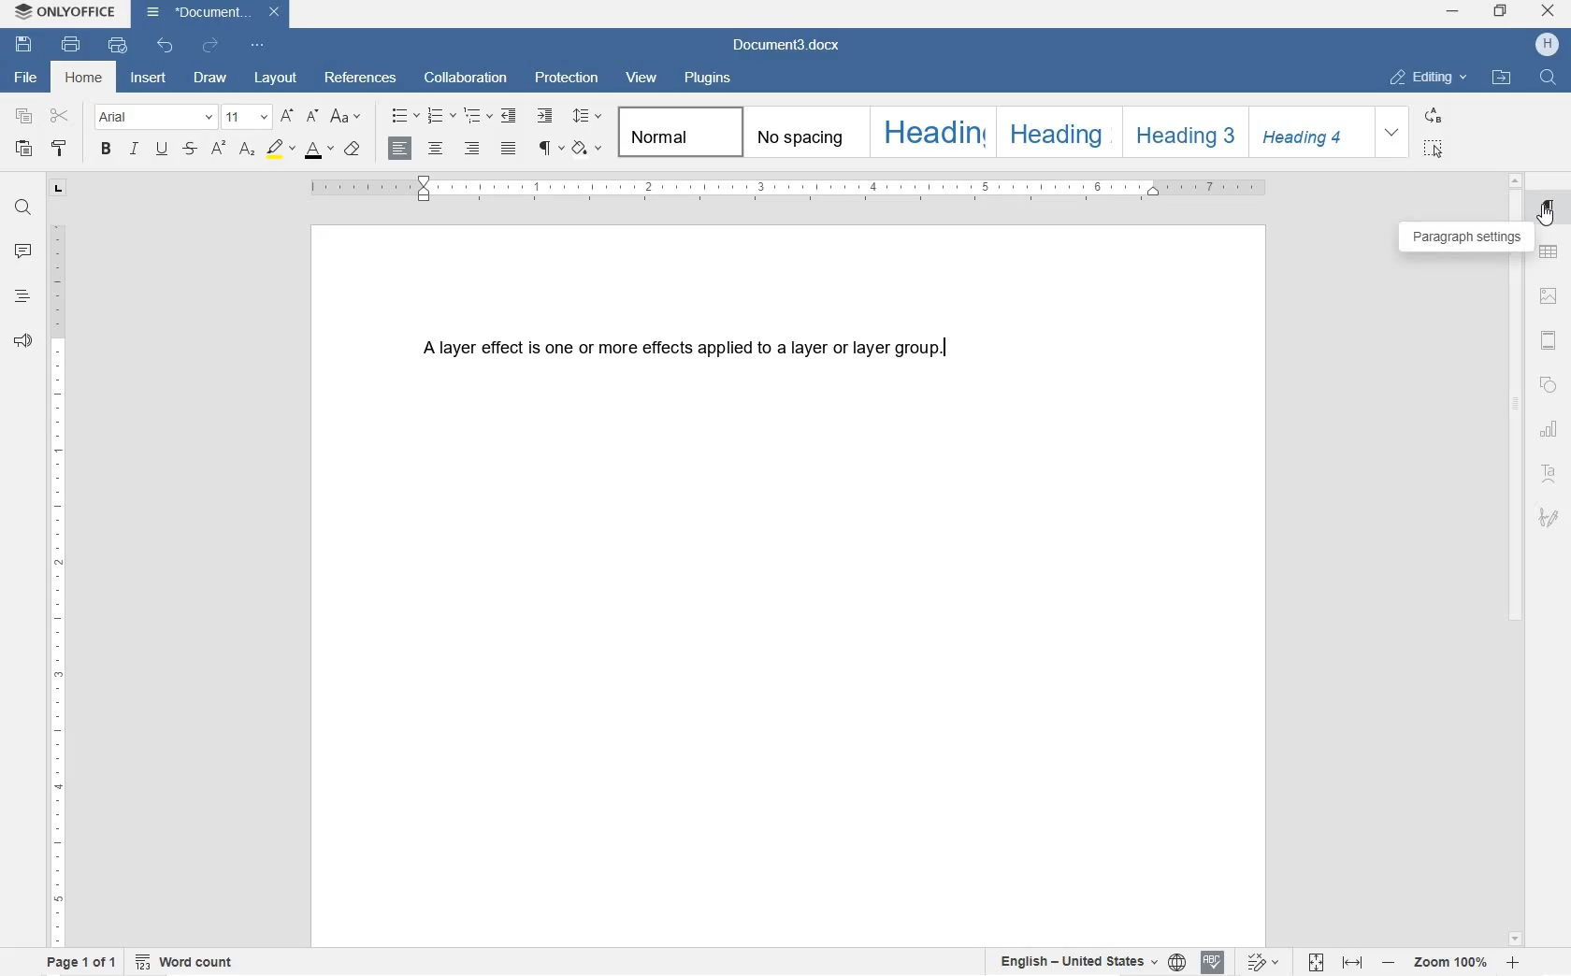  What do you see at coordinates (1551, 517) in the screenshot?
I see `SIGNATURE` at bounding box center [1551, 517].